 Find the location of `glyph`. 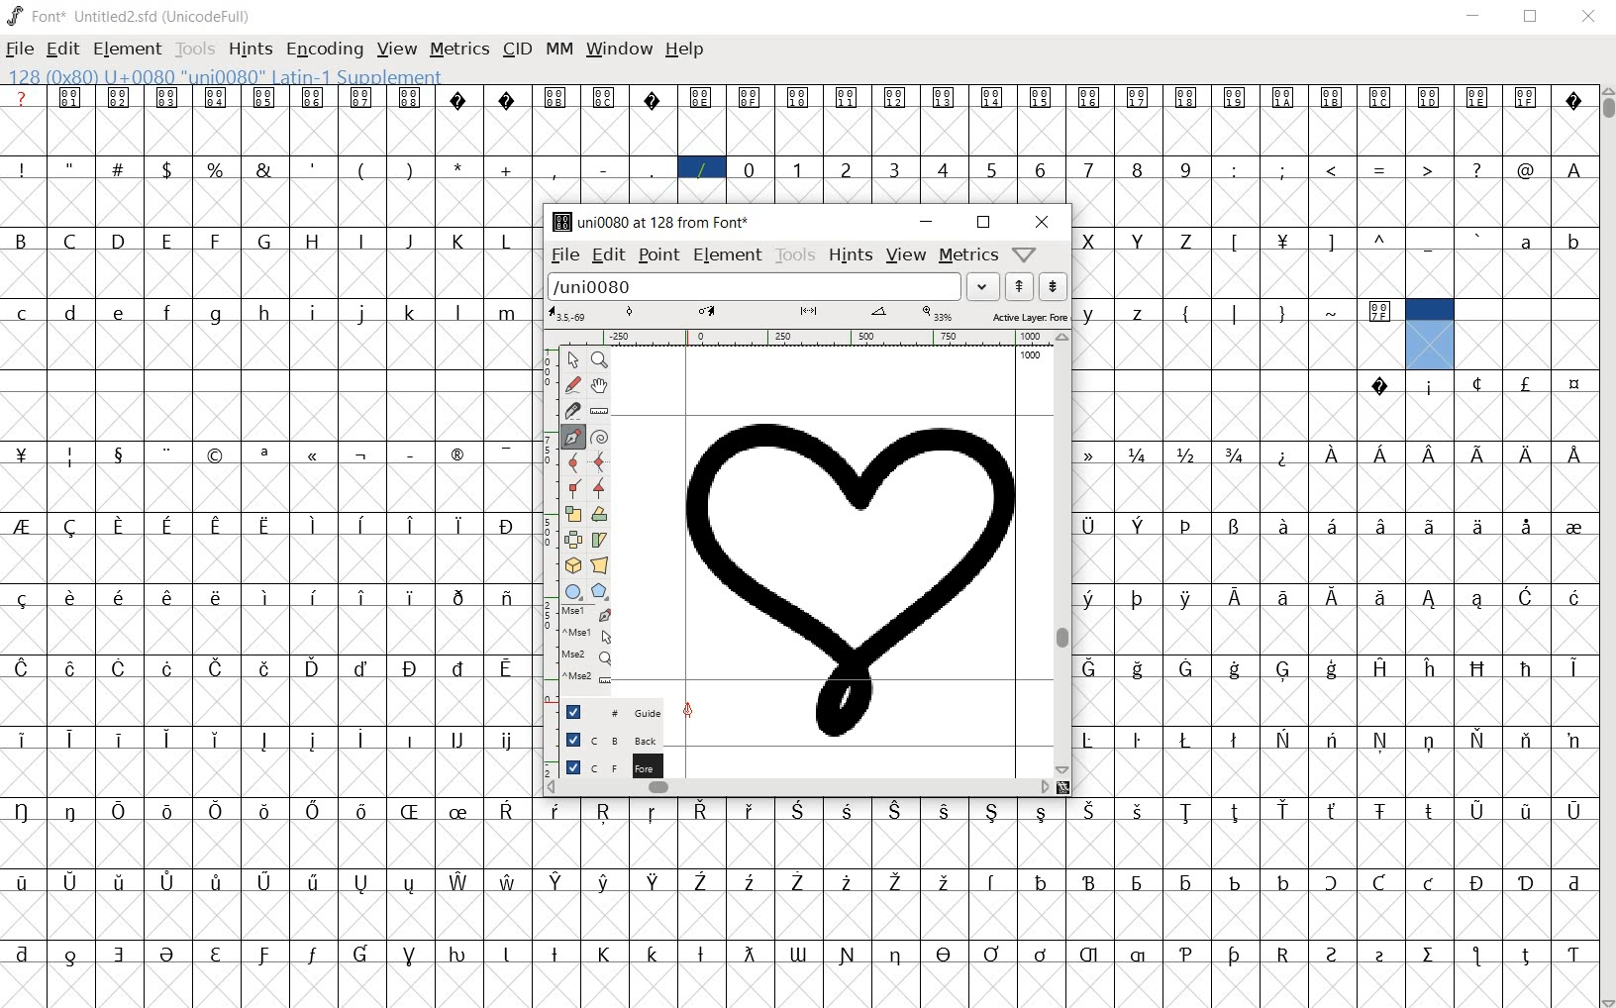

glyph is located at coordinates (1235, 596).